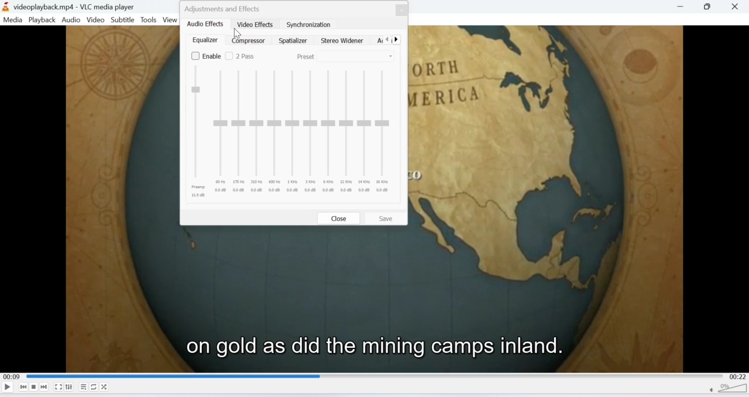 This screenshot has width=749, height=397. Describe the element at coordinates (707, 6) in the screenshot. I see `Minimise` at that location.